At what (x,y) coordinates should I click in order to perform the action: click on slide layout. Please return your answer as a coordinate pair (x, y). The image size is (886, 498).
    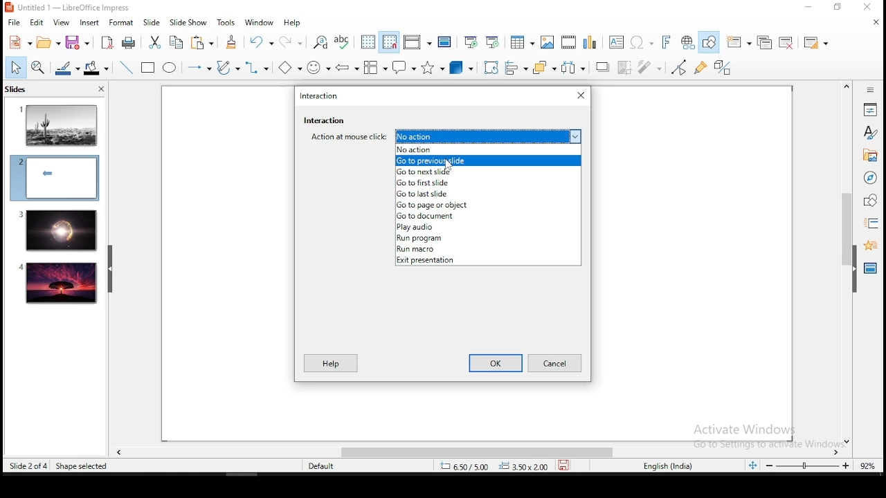
    Looking at the image, I should click on (814, 43).